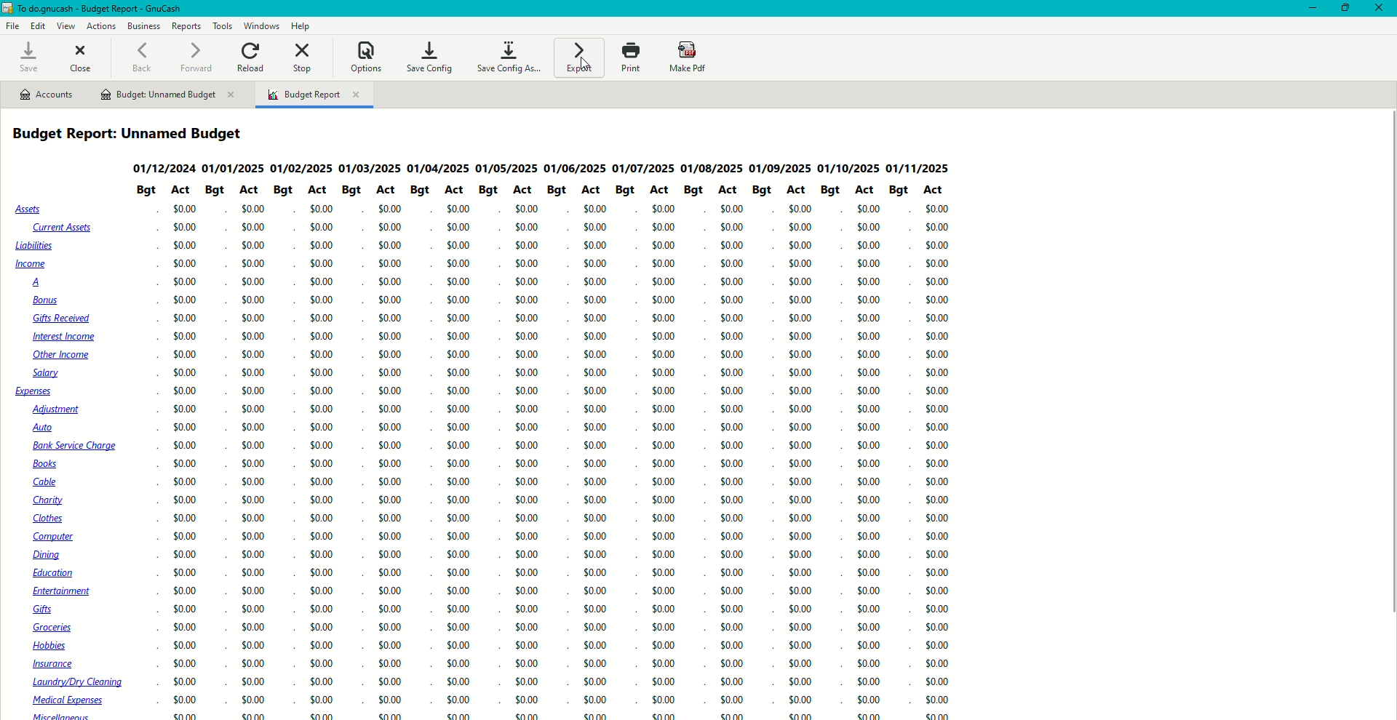 The height and width of the screenshot is (720, 1397). What do you see at coordinates (596, 210) in the screenshot?
I see `$0.00` at bounding box center [596, 210].